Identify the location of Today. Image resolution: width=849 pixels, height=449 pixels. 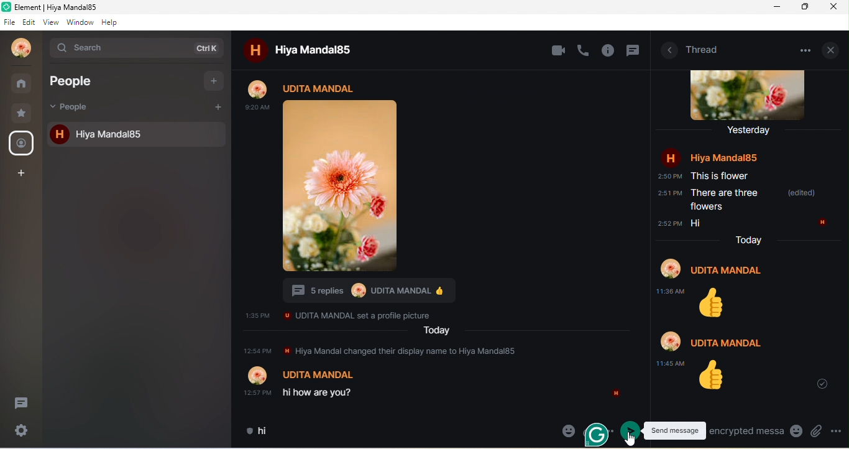
(747, 239).